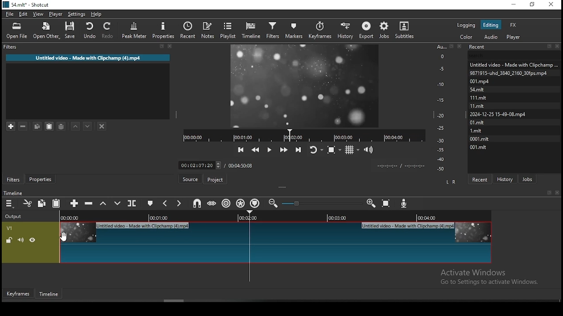  Describe the element at coordinates (513, 5) in the screenshot. I see `minimize` at that location.